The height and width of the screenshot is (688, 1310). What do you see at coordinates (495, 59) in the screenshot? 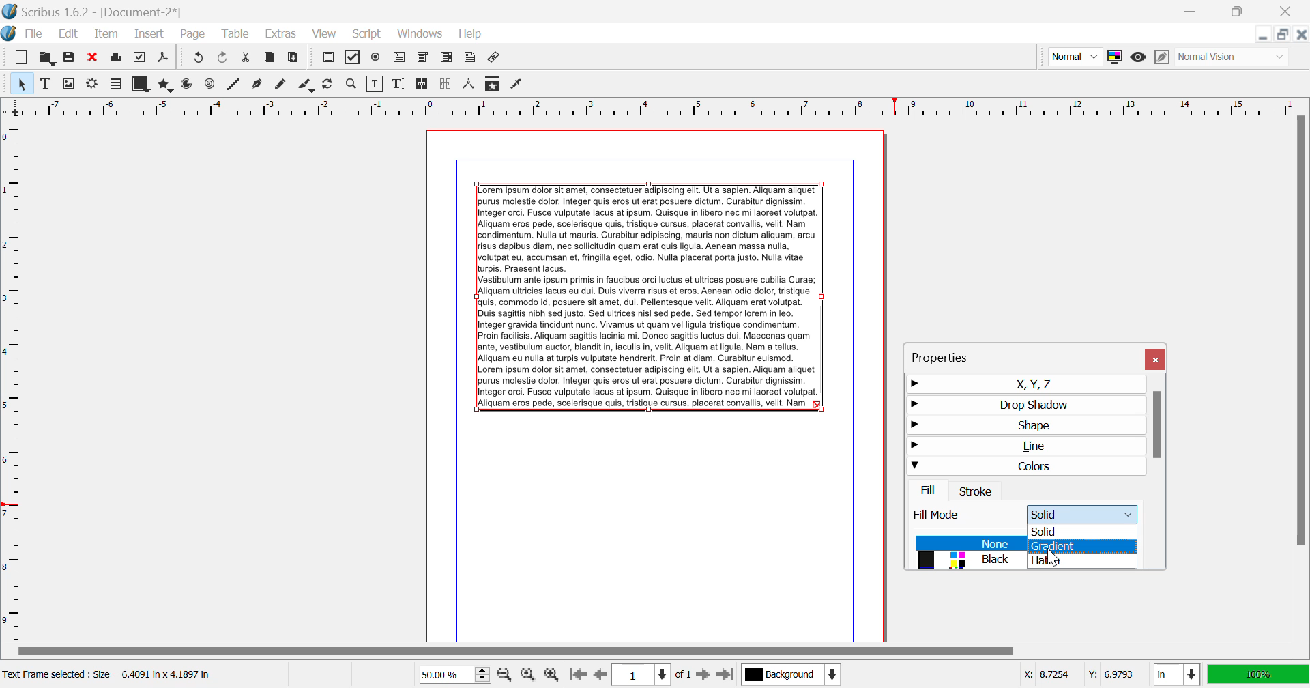
I see `Link Annotation` at bounding box center [495, 59].